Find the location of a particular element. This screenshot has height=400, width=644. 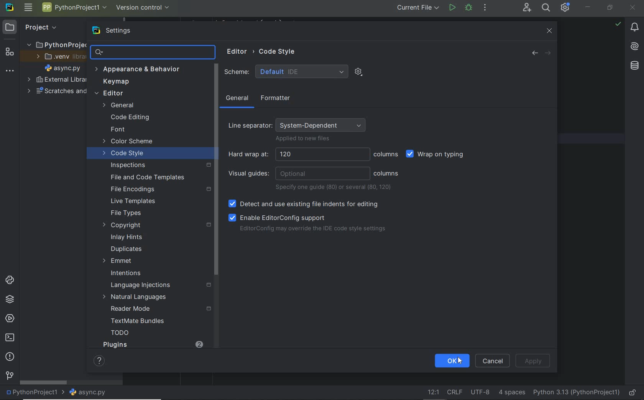

File Types is located at coordinates (126, 213).